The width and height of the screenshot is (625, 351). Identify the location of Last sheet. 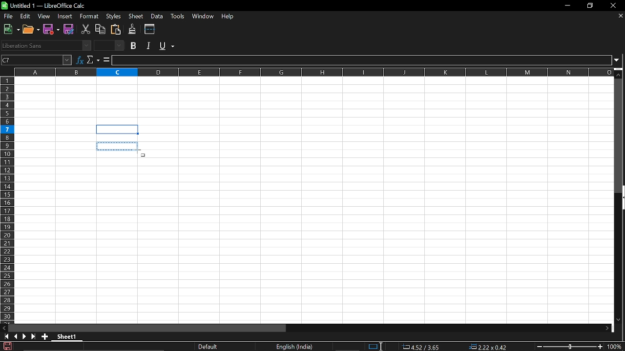
(34, 336).